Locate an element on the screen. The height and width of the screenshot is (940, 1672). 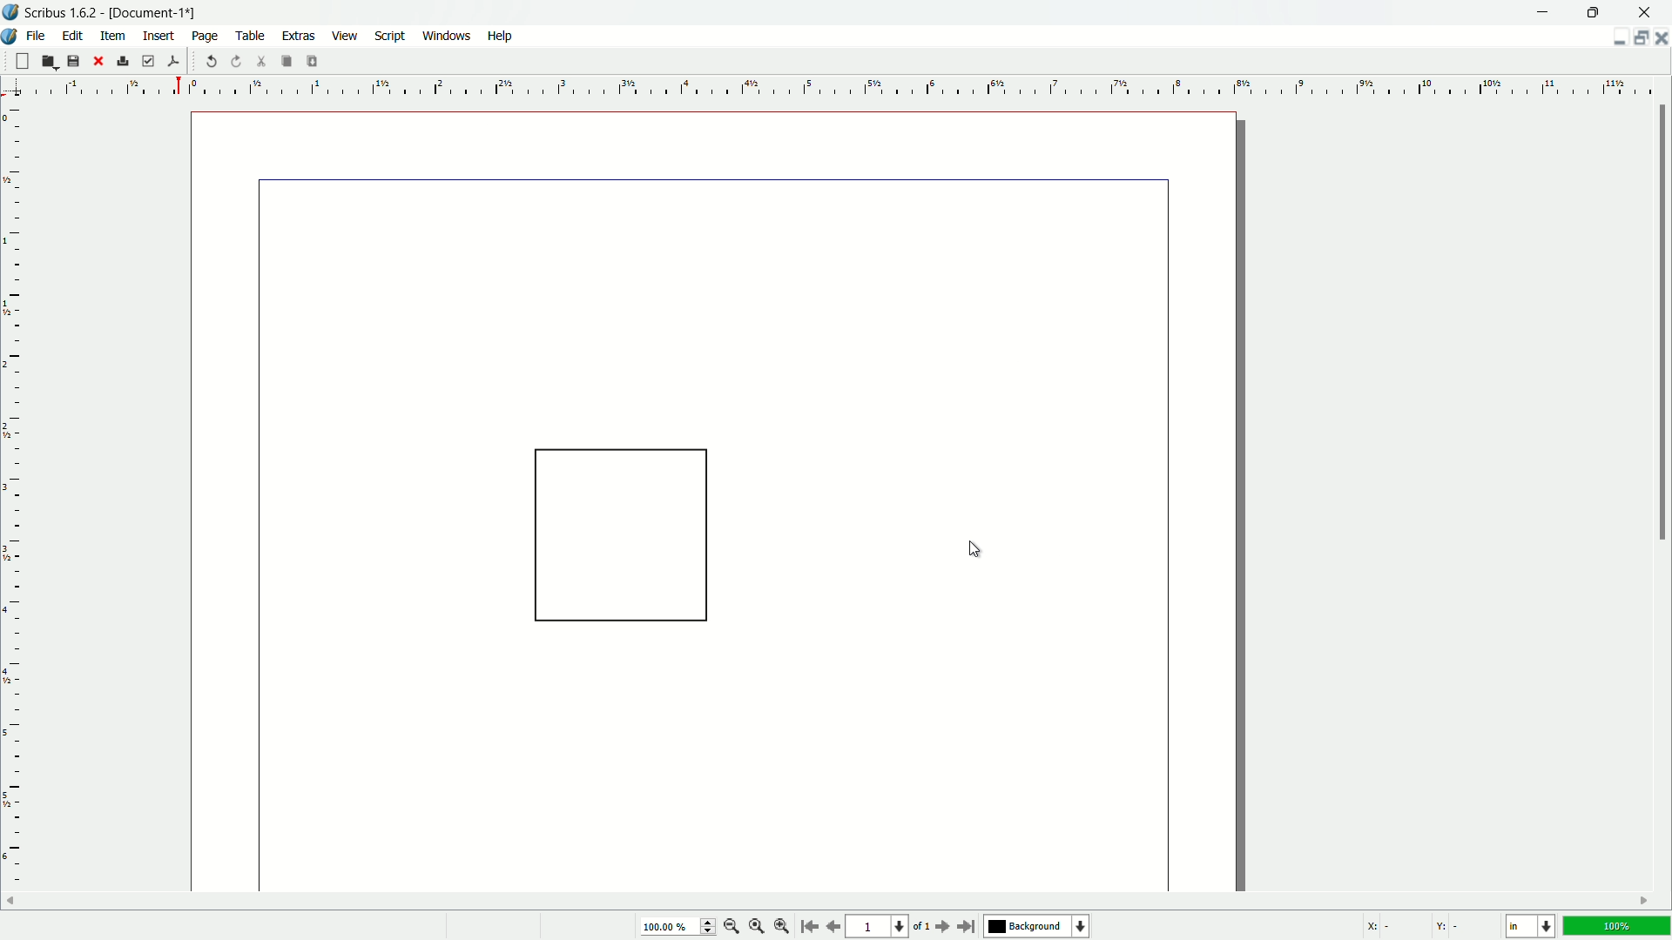
extras menu is located at coordinates (297, 37).